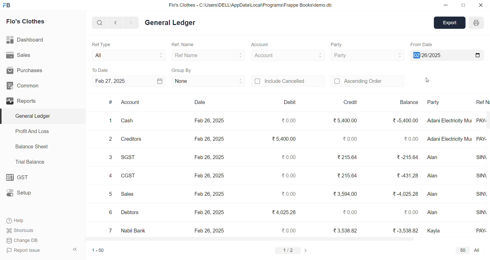  I want to click on Feb 26, 2025, so click(209, 212).